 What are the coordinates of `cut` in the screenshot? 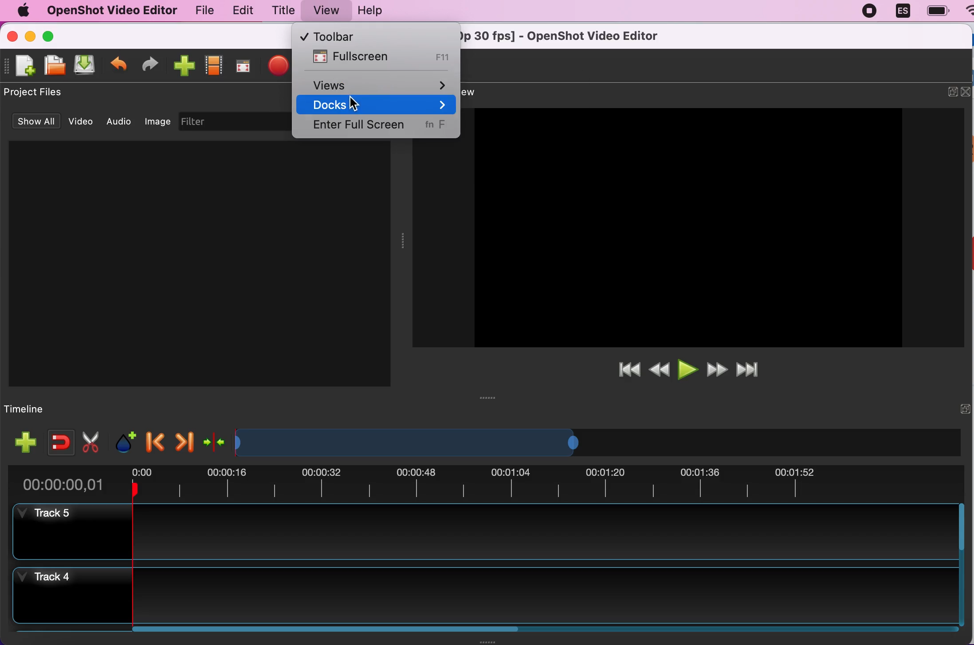 It's located at (91, 441).